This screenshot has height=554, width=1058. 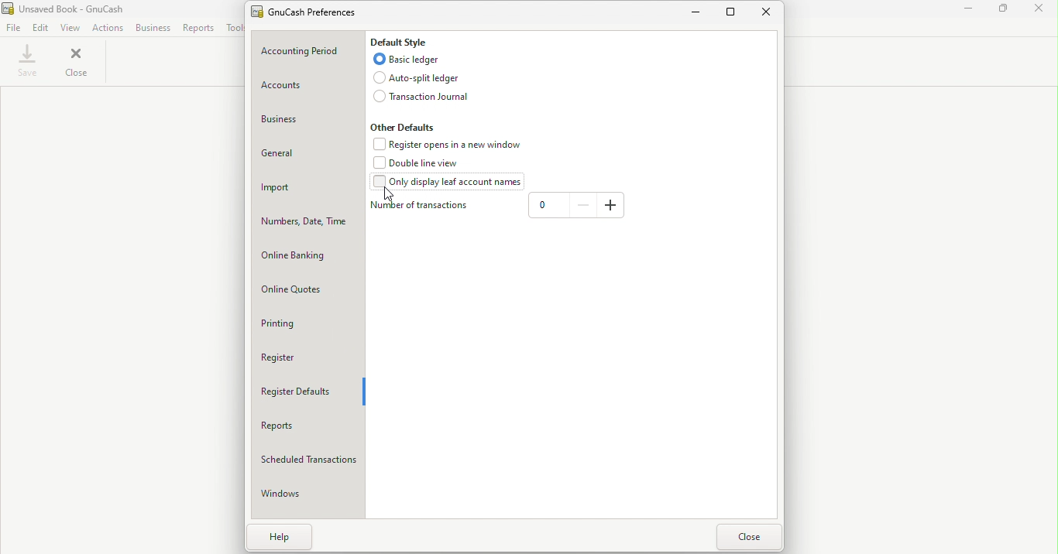 What do you see at coordinates (306, 389) in the screenshot?
I see `Register defaults` at bounding box center [306, 389].